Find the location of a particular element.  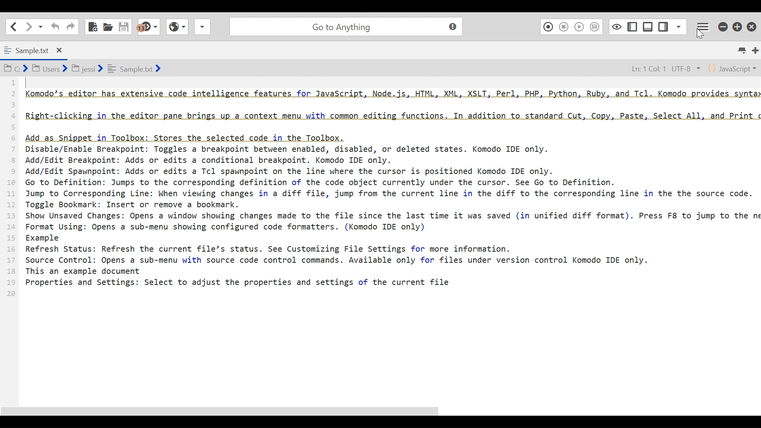

Play Last Macro is located at coordinates (579, 26).